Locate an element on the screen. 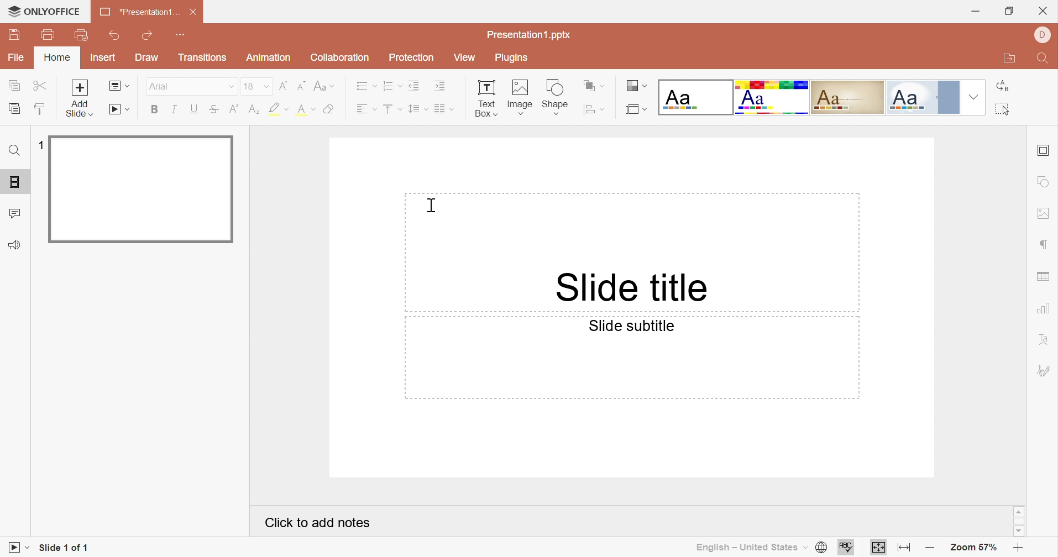 The image size is (1058, 557). Zoom in is located at coordinates (1018, 548).